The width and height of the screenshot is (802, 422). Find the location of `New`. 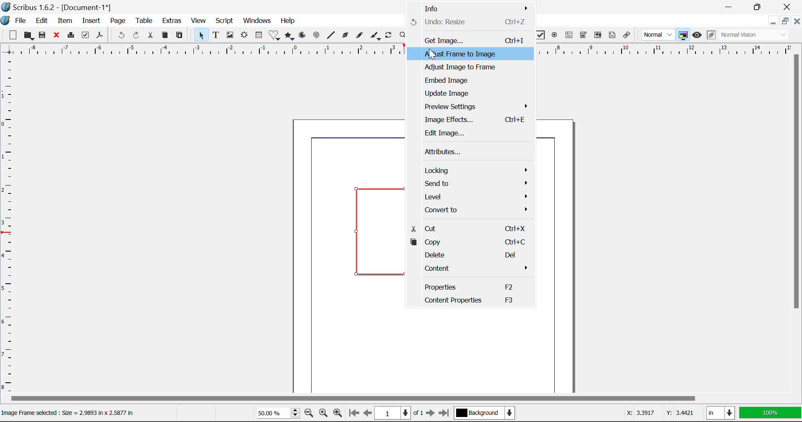

New is located at coordinates (13, 34).